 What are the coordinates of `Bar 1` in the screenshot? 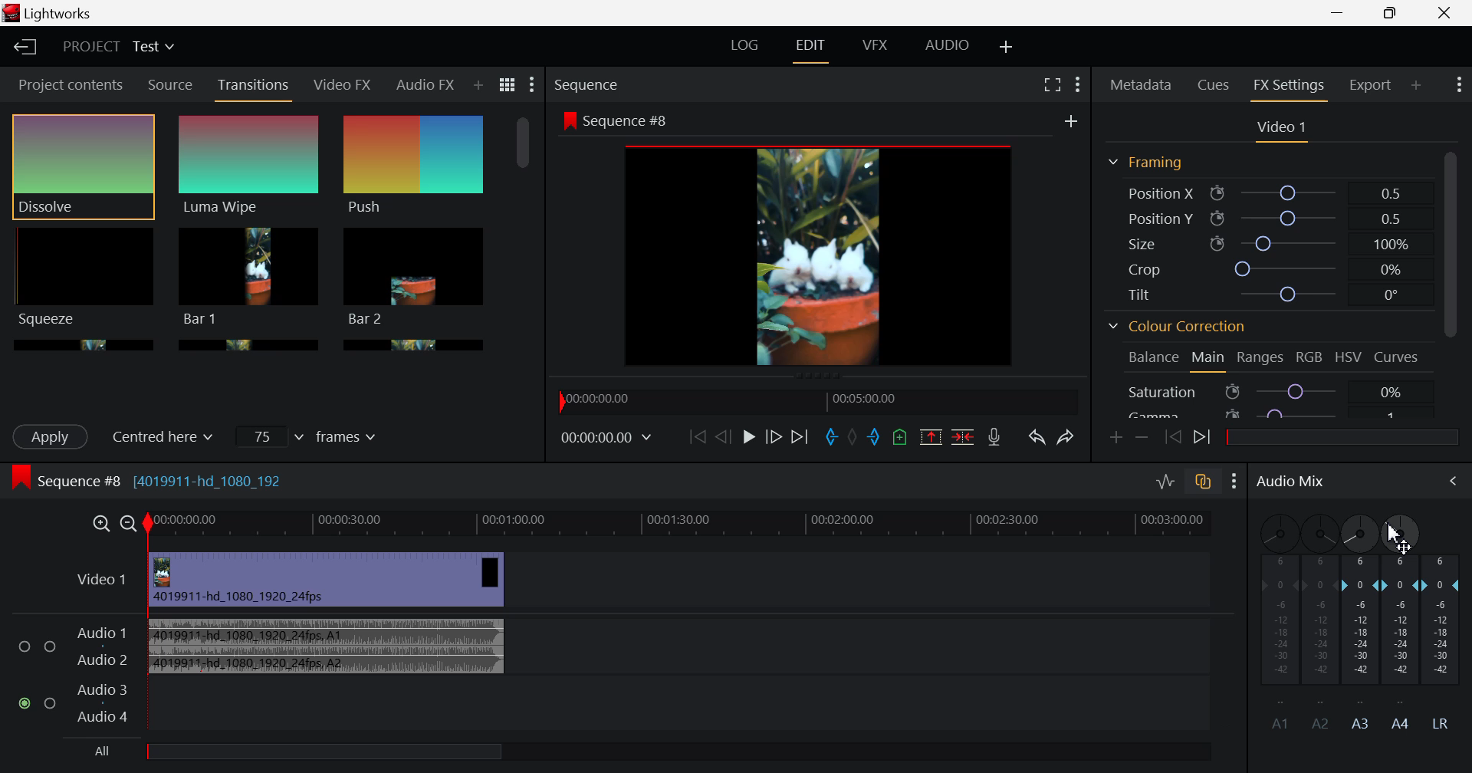 It's located at (249, 277).